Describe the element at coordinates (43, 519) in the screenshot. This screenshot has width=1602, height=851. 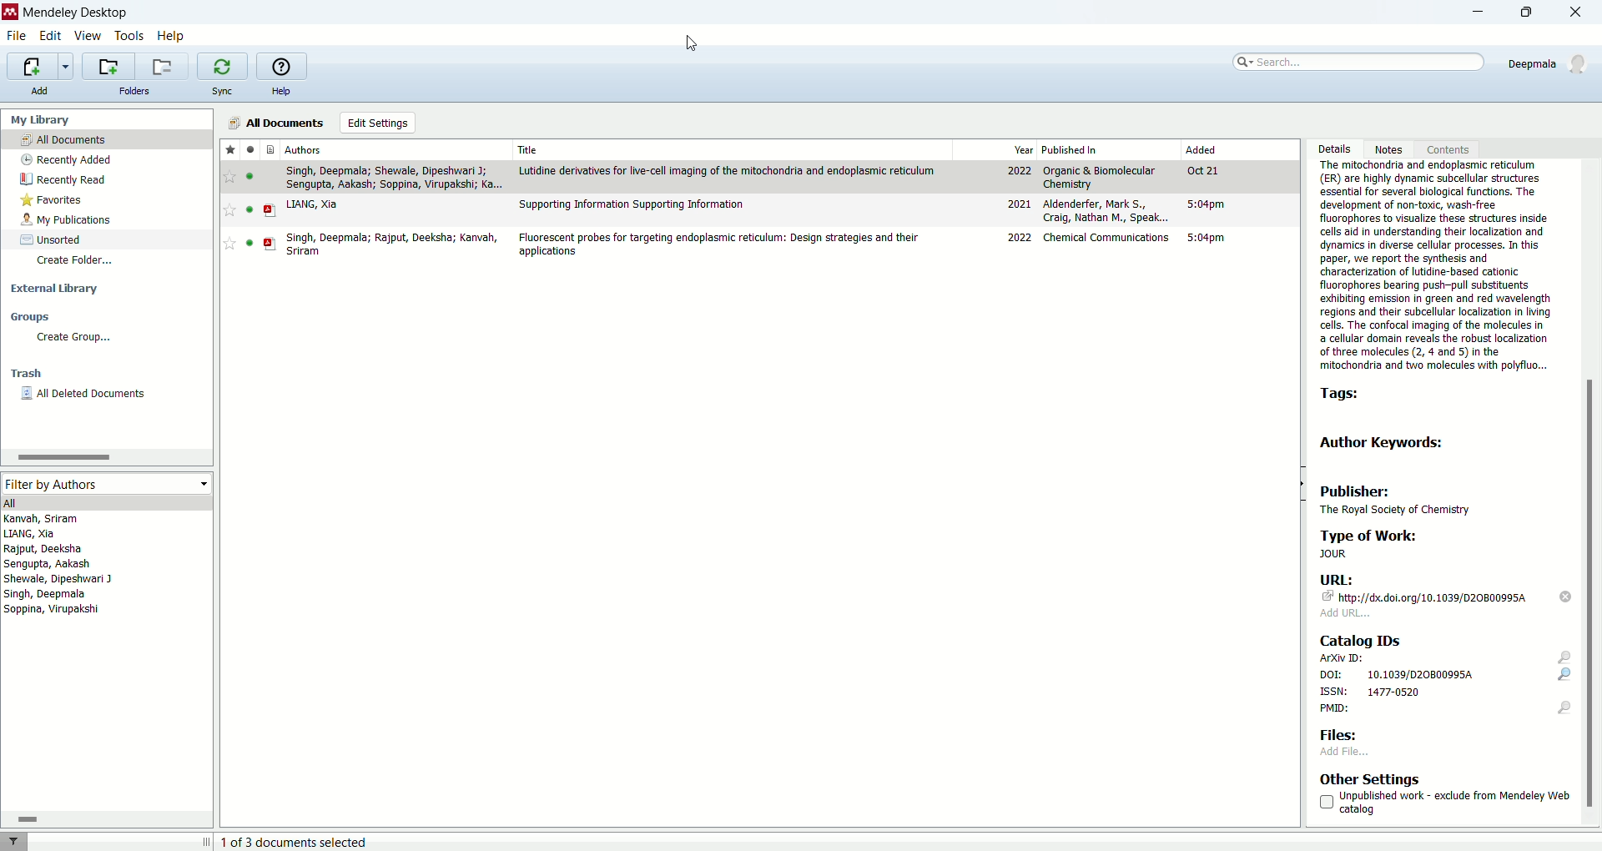
I see `kanvah, sriram` at that location.